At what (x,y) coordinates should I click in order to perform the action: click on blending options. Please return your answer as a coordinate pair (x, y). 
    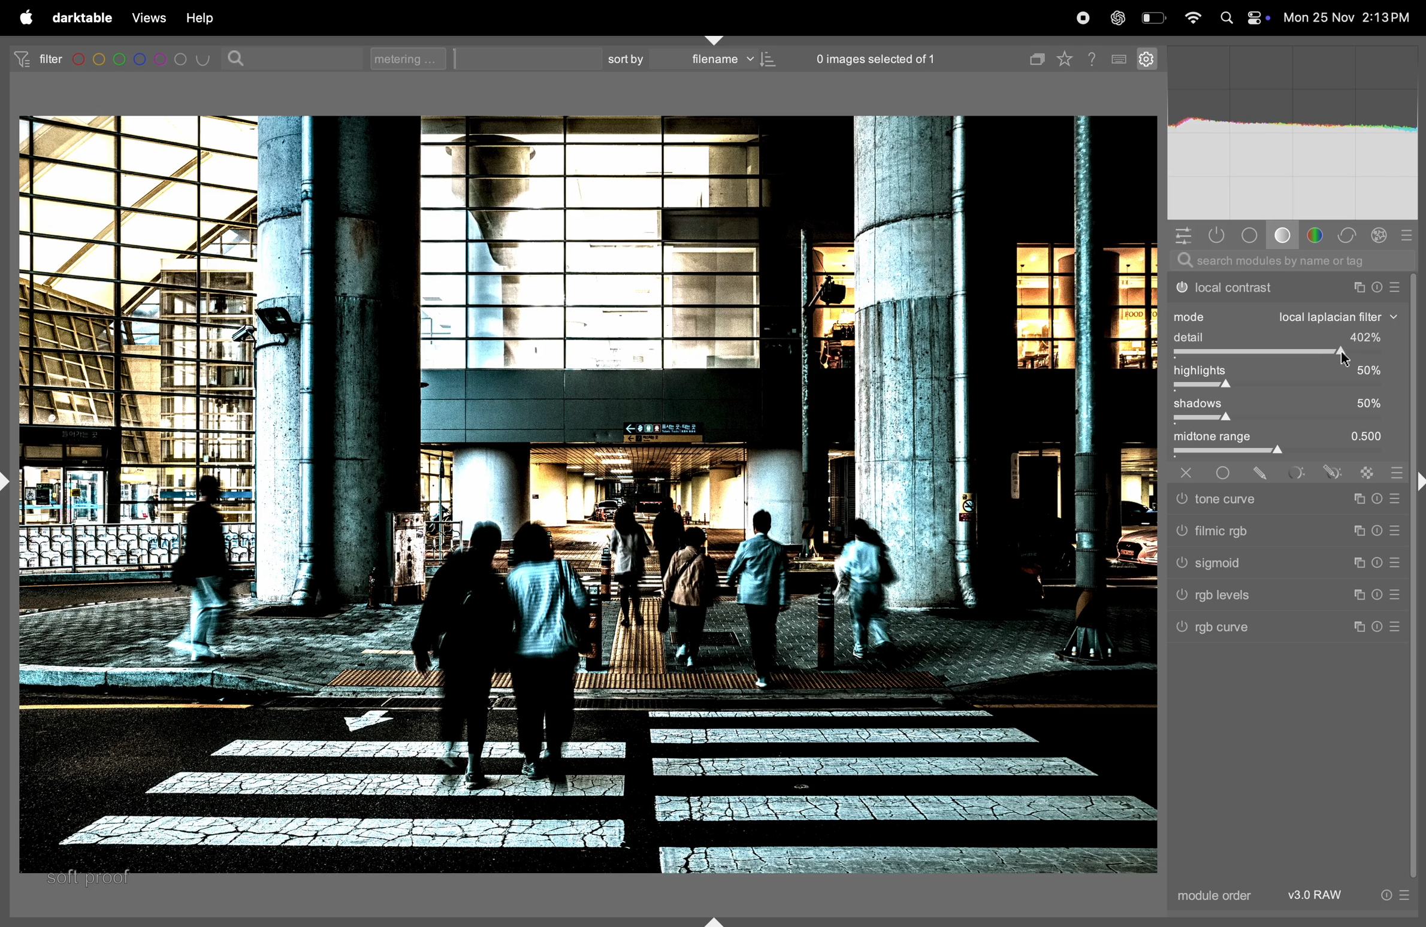
    Looking at the image, I should click on (1396, 469).